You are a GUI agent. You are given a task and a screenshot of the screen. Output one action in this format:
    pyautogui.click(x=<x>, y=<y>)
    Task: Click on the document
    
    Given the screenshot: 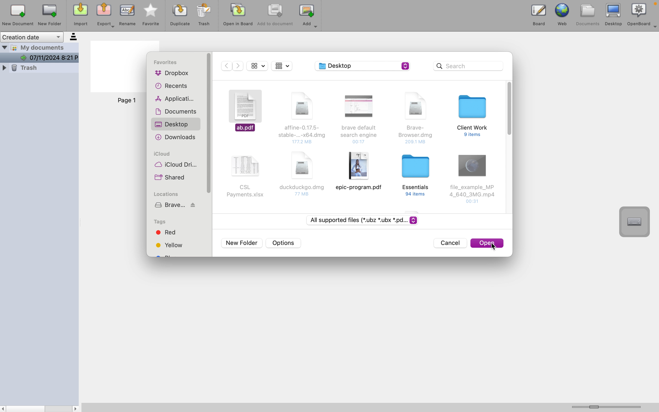 What is the action you would take?
    pyautogui.click(x=305, y=175)
    